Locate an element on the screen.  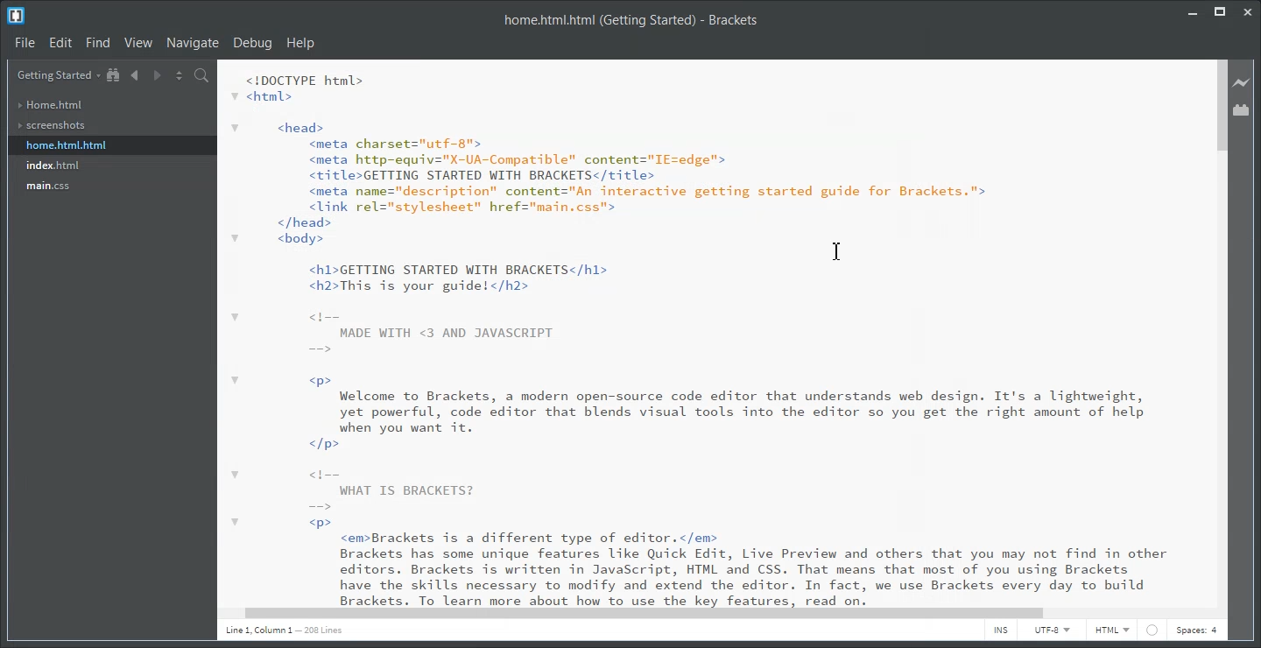
Home.html is located at coordinates (50, 105).